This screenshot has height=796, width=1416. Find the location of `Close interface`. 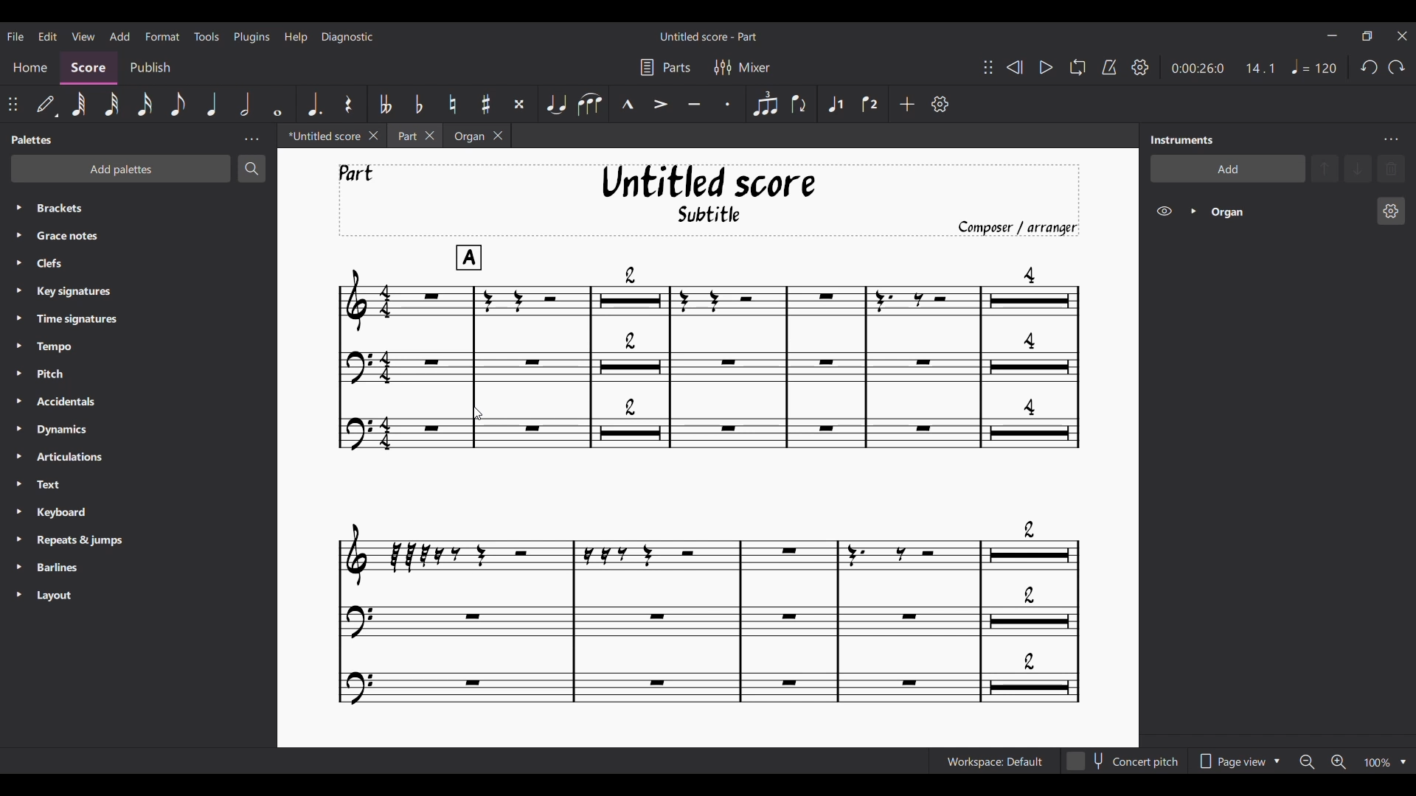

Close interface is located at coordinates (1403, 36).